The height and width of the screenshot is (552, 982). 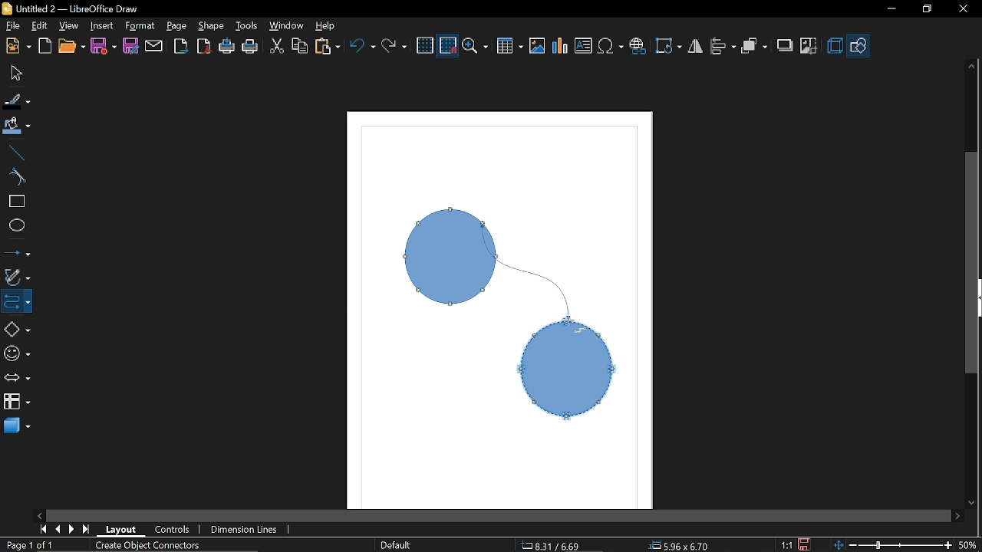 I want to click on Insert hyperlink, so click(x=639, y=47).